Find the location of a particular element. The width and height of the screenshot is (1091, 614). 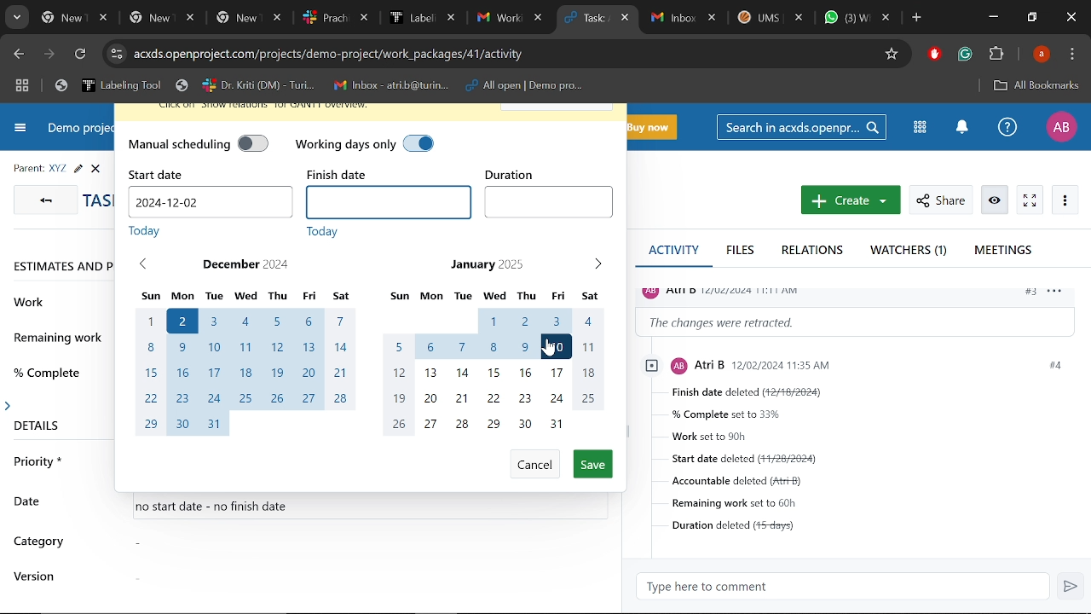

Tab groups is located at coordinates (24, 85).